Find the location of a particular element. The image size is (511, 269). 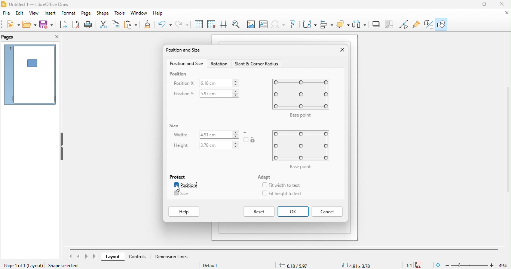

close is located at coordinates (341, 50).